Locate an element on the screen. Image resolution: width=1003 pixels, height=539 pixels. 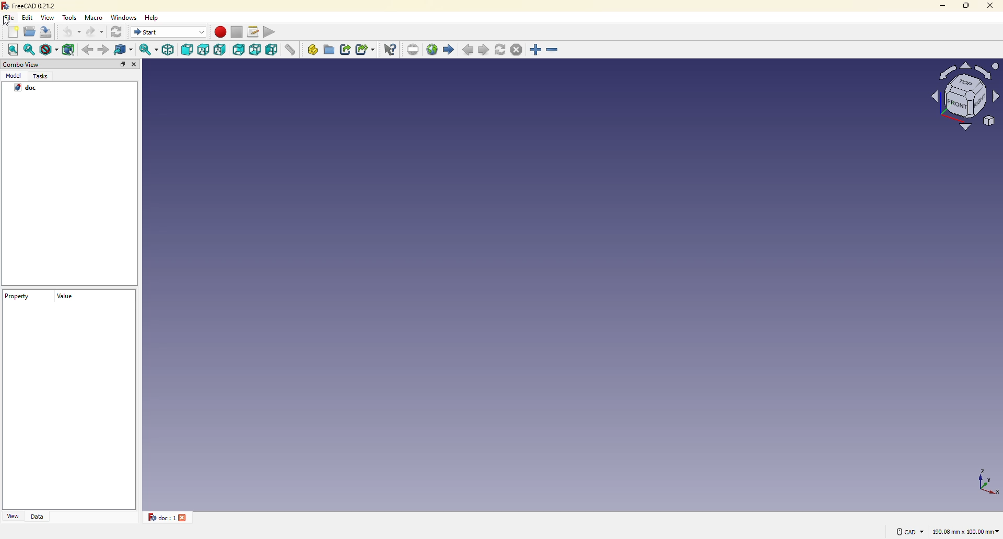
switch between workbenches is located at coordinates (169, 32).